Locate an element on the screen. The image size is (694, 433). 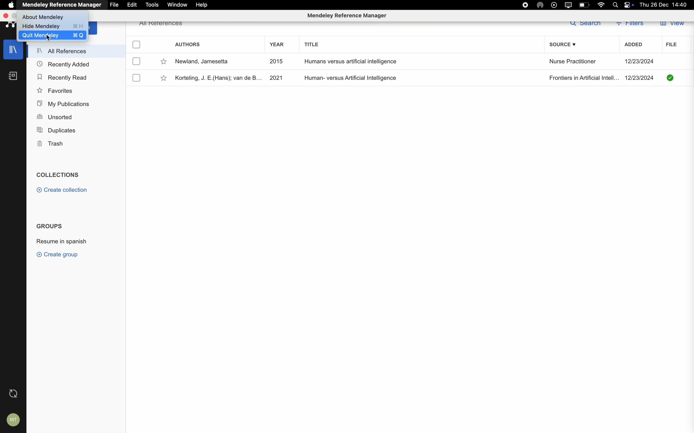
groups is located at coordinates (51, 226).